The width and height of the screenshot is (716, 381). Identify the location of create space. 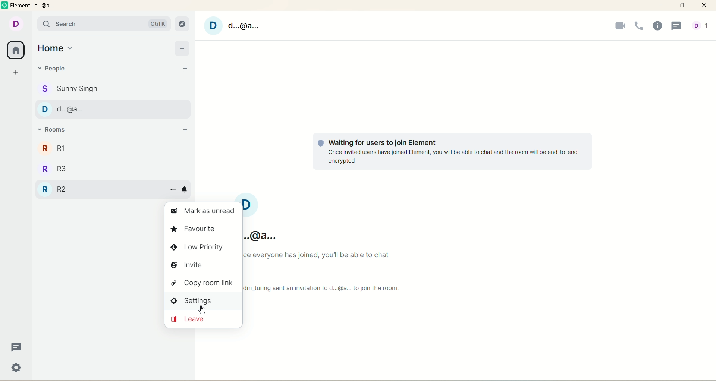
(16, 72).